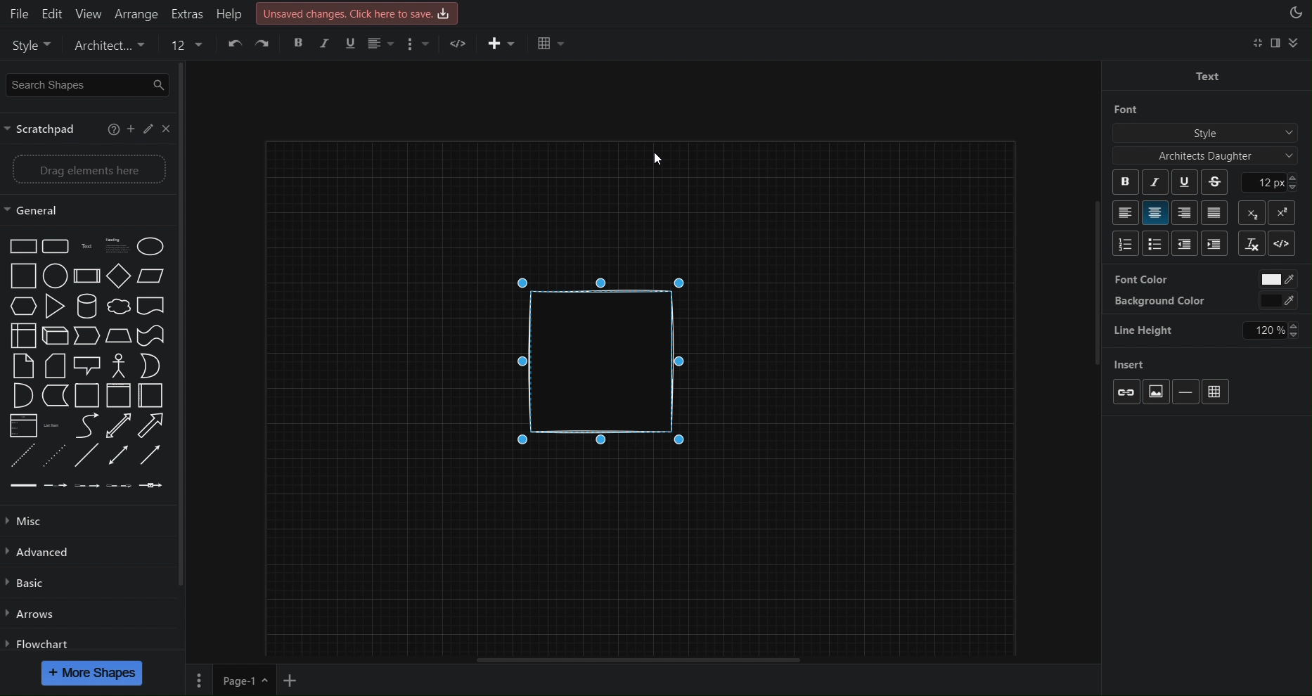 This screenshot has width=1312, height=696. Describe the element at coordinates (356, 12) in the screenshot. I see `Unsaved changes. Click here to save` at that location.